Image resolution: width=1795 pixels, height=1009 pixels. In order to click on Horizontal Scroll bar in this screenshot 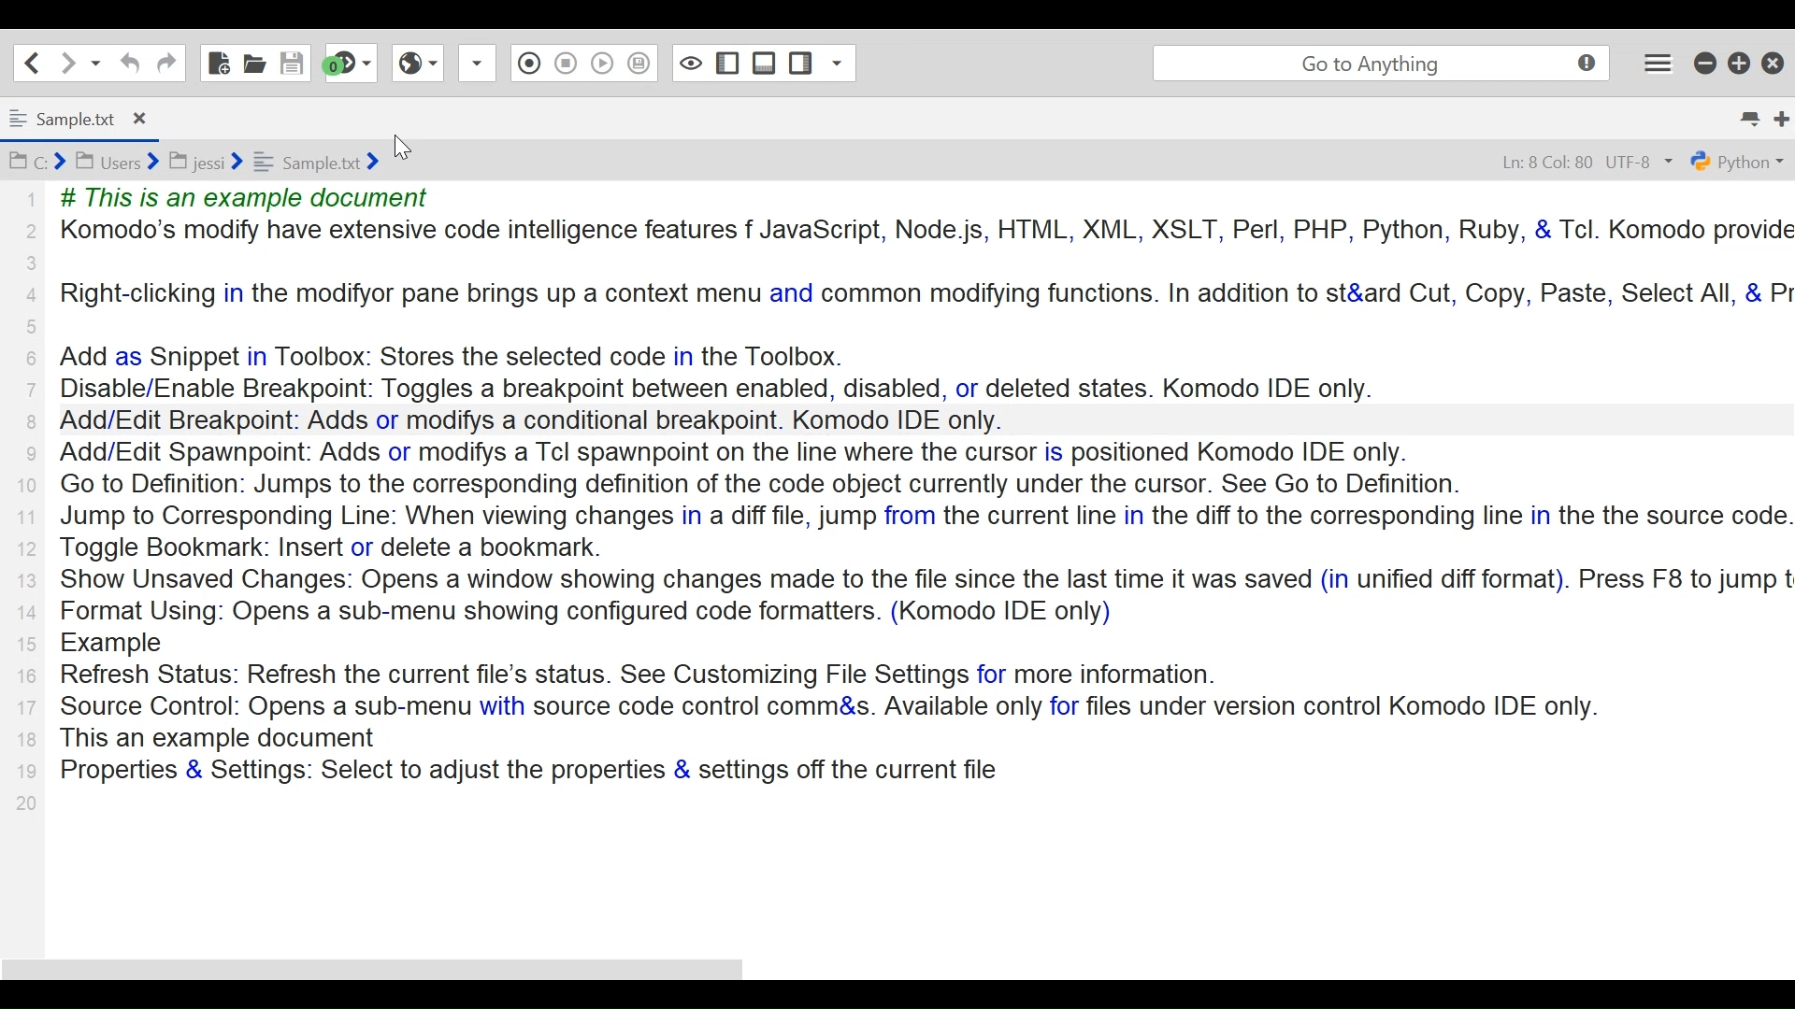, I will do `click(374, 971)`.